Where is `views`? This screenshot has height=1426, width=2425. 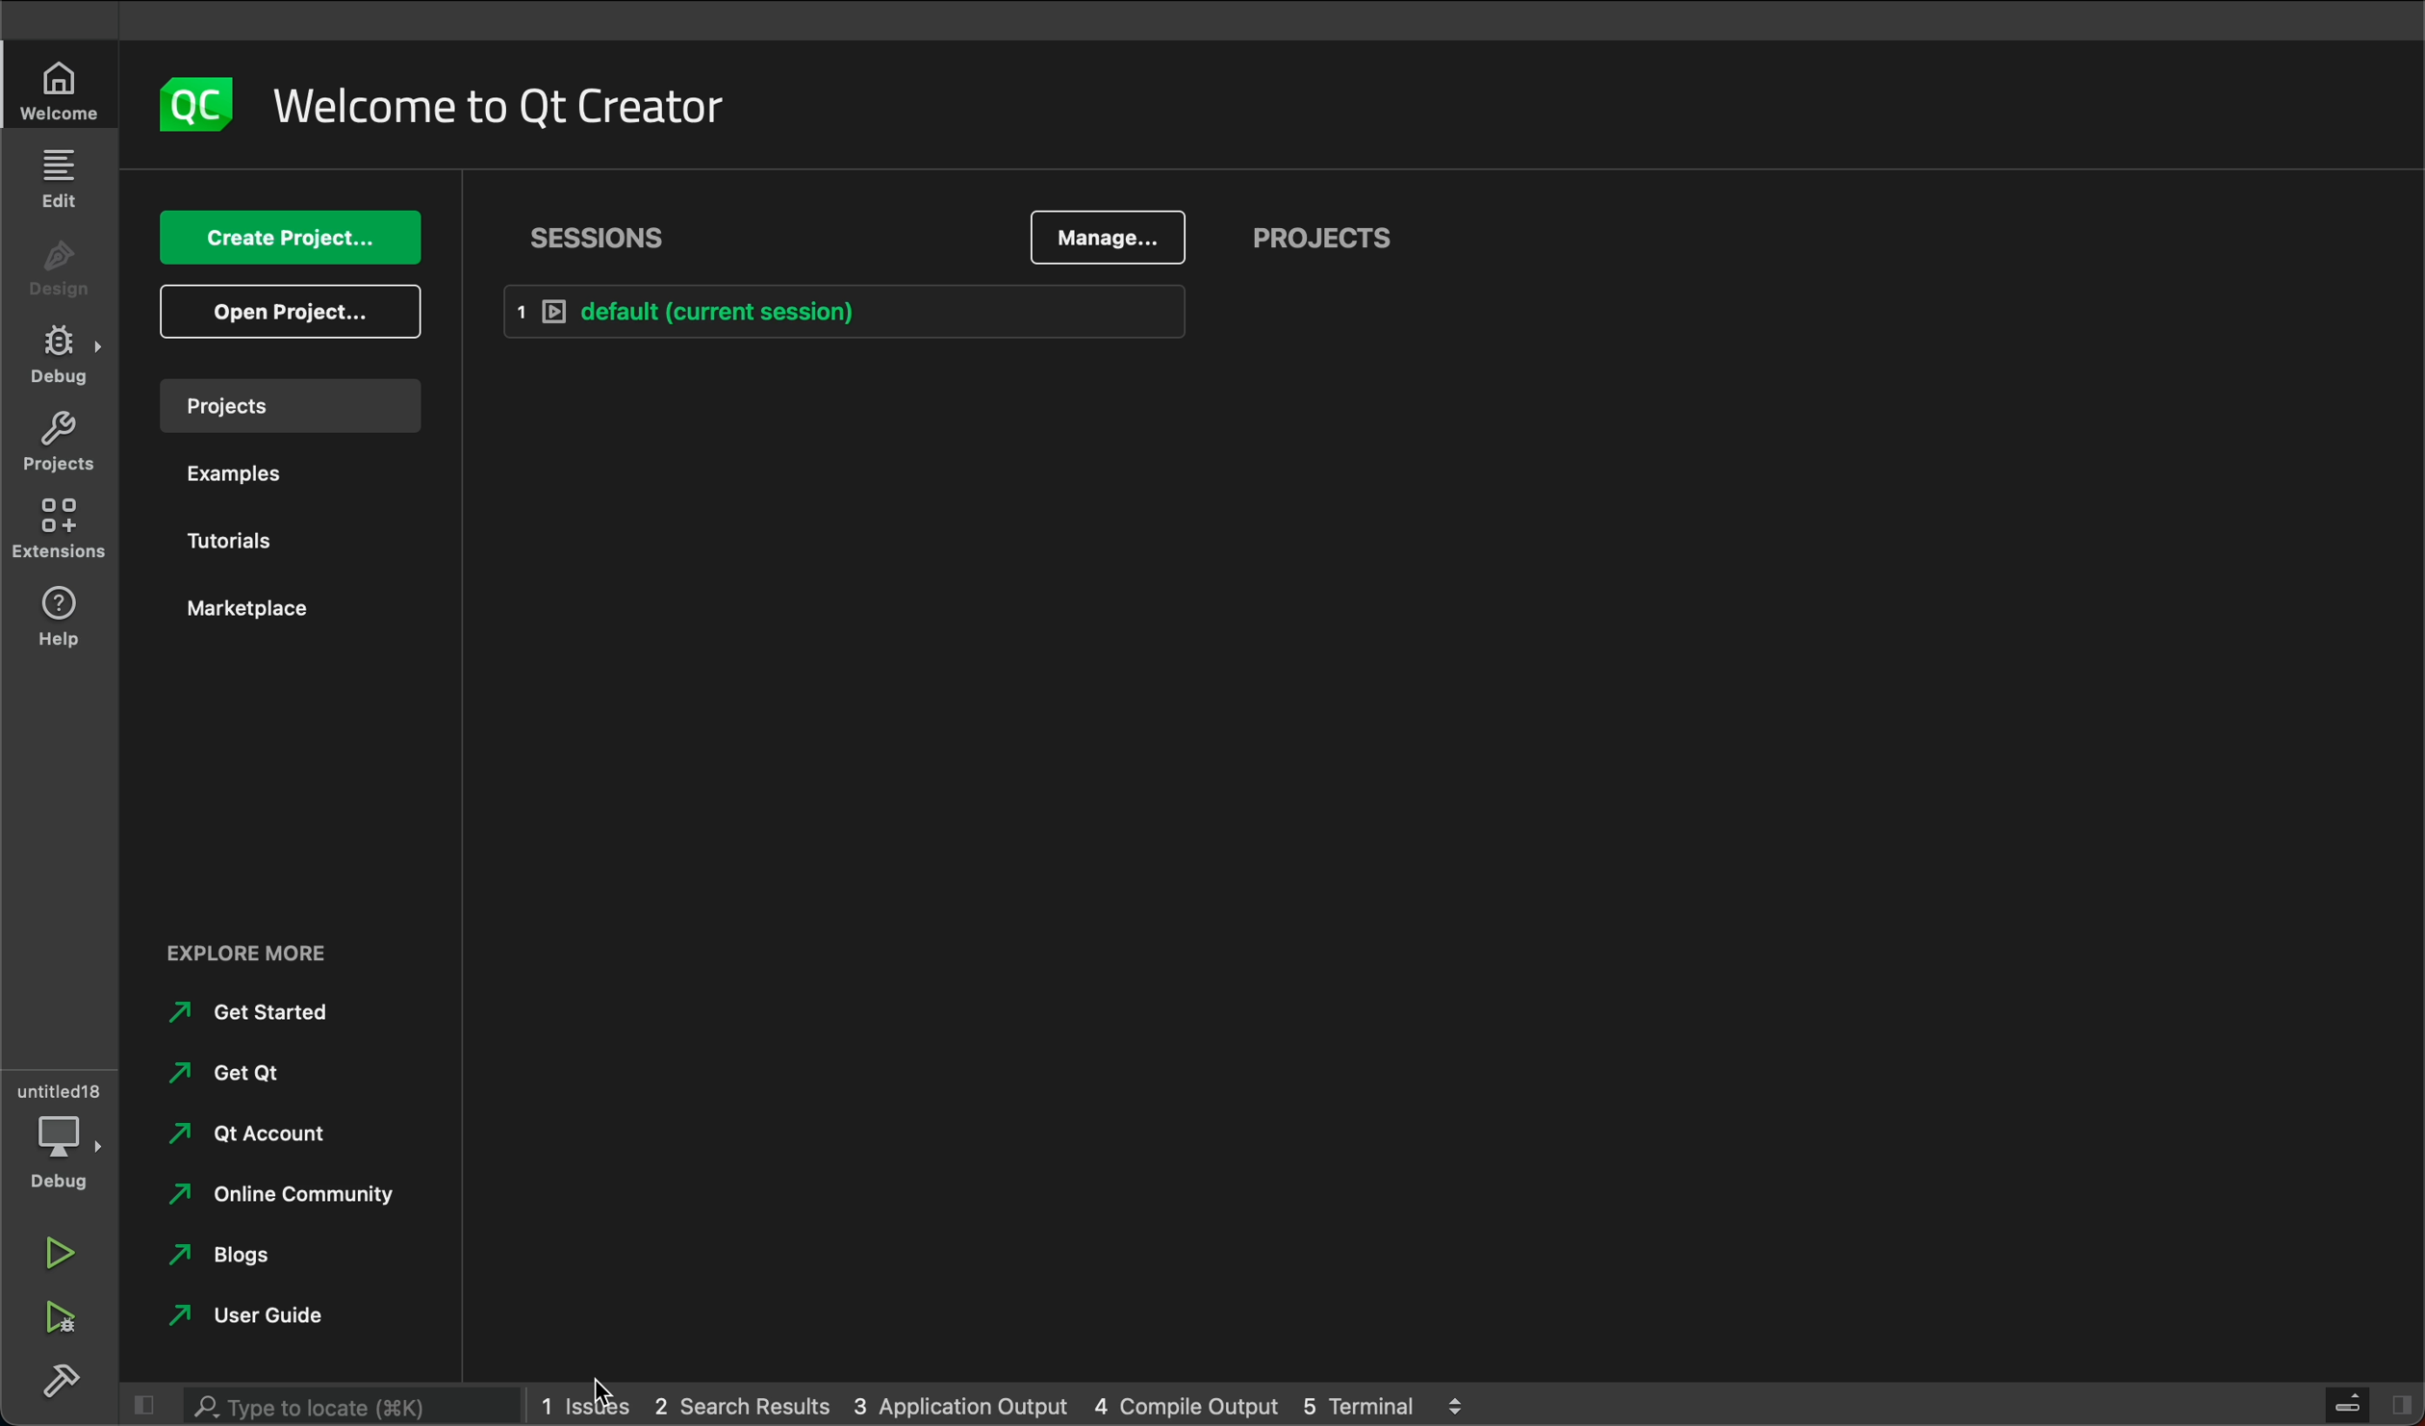
views is located at coordinates (2369, 1398).